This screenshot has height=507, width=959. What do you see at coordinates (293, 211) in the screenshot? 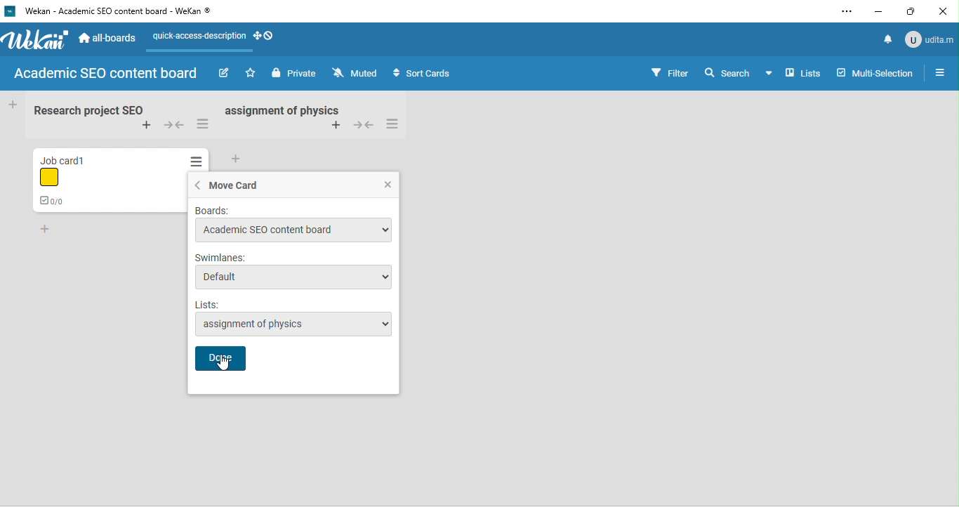
I see `board` at bounding box center [293, 211].